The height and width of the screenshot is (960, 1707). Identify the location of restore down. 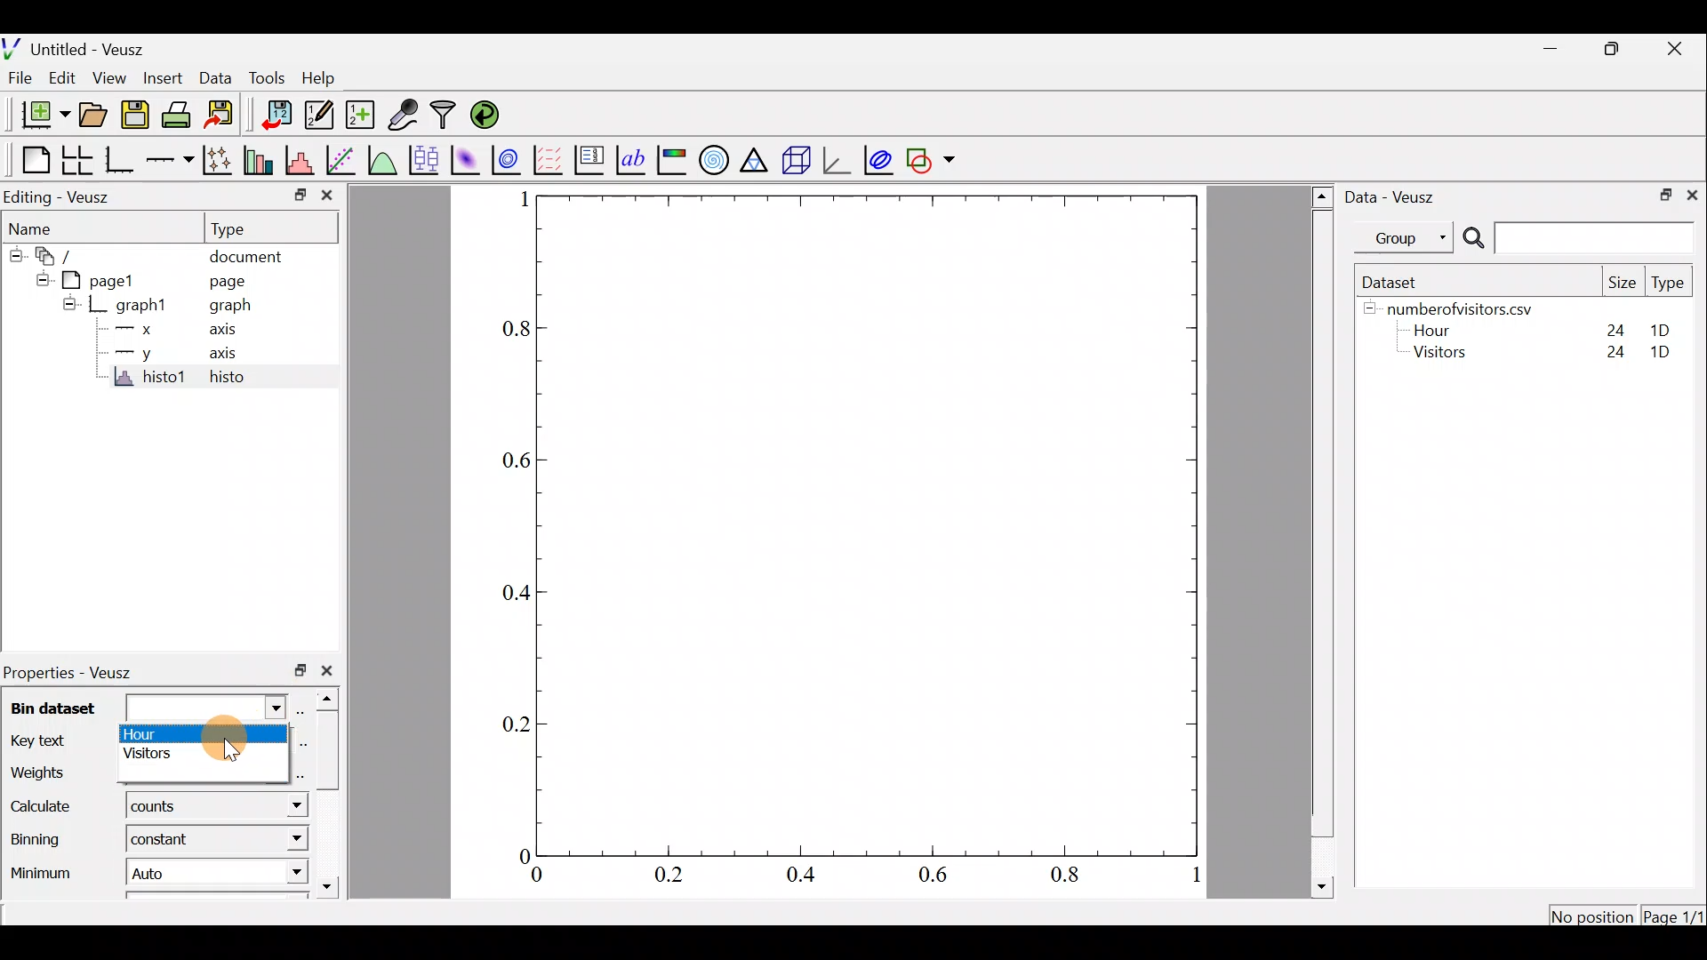
(1616, 52).